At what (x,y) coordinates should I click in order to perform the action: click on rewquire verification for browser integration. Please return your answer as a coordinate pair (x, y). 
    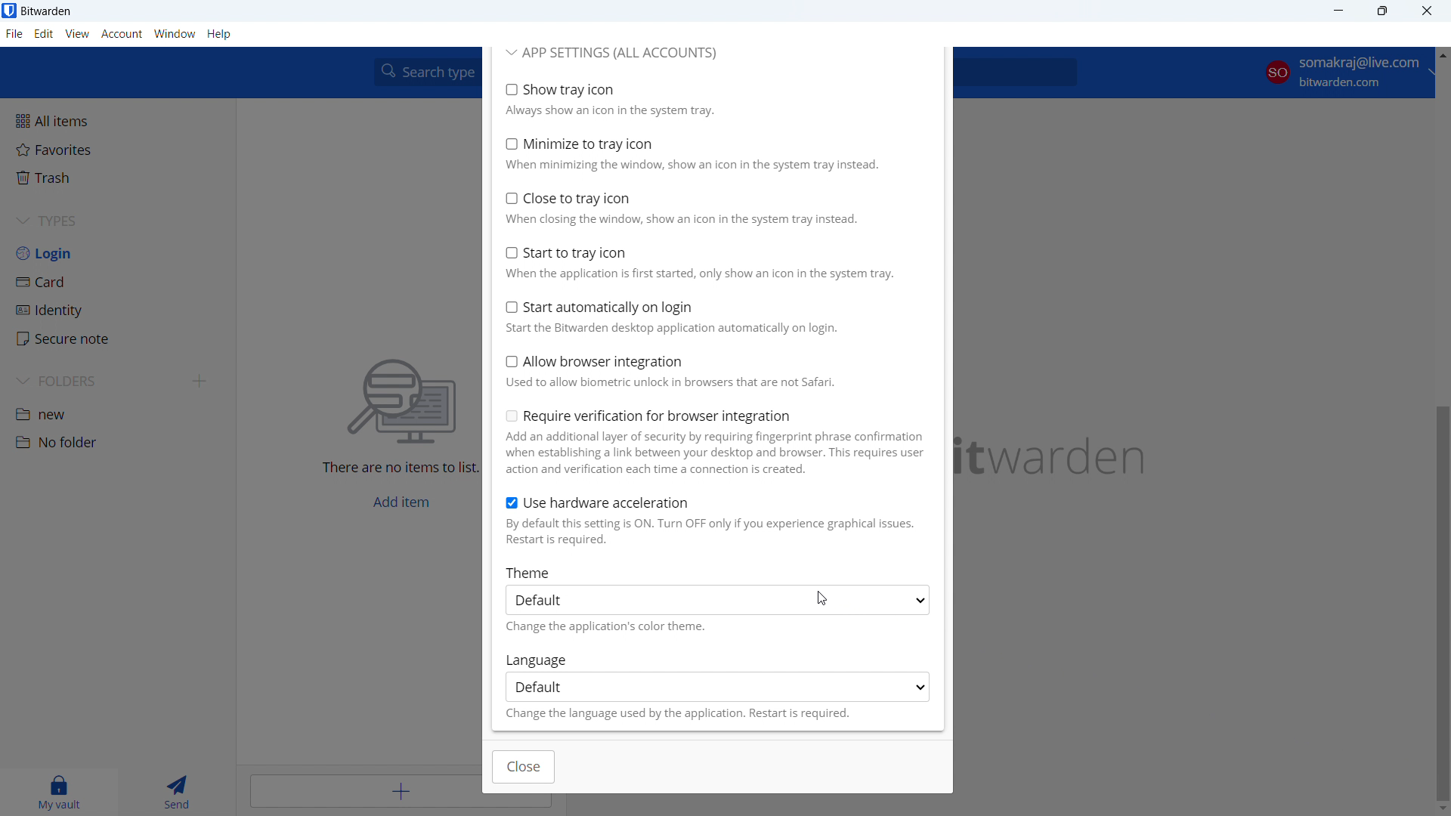
    Looking at the image, I should click on (714, 442).